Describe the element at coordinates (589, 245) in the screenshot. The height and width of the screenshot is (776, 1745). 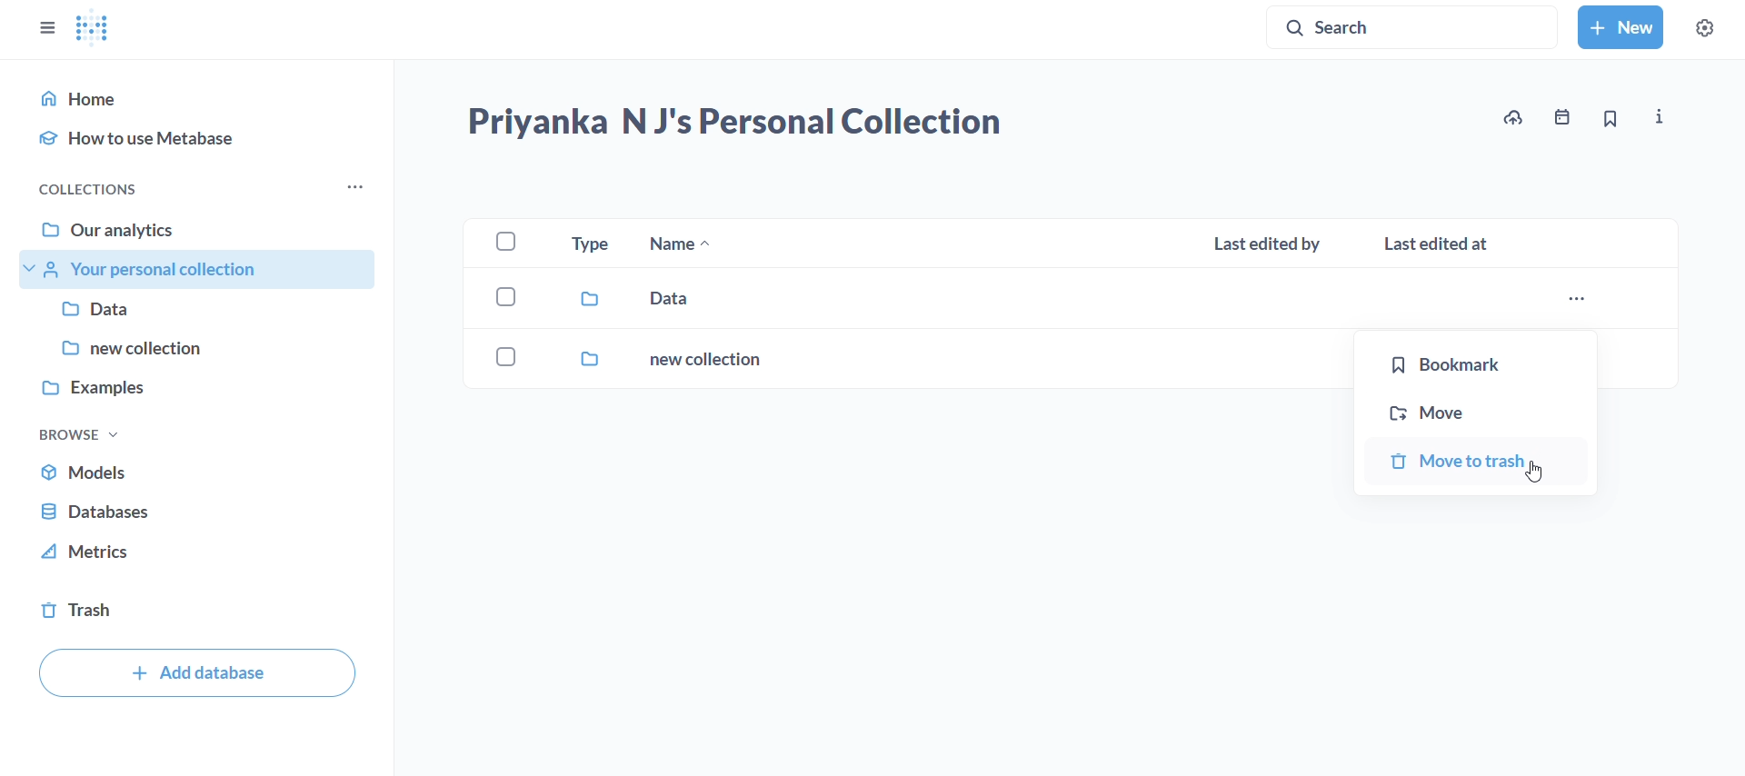
I see `type` at that location.